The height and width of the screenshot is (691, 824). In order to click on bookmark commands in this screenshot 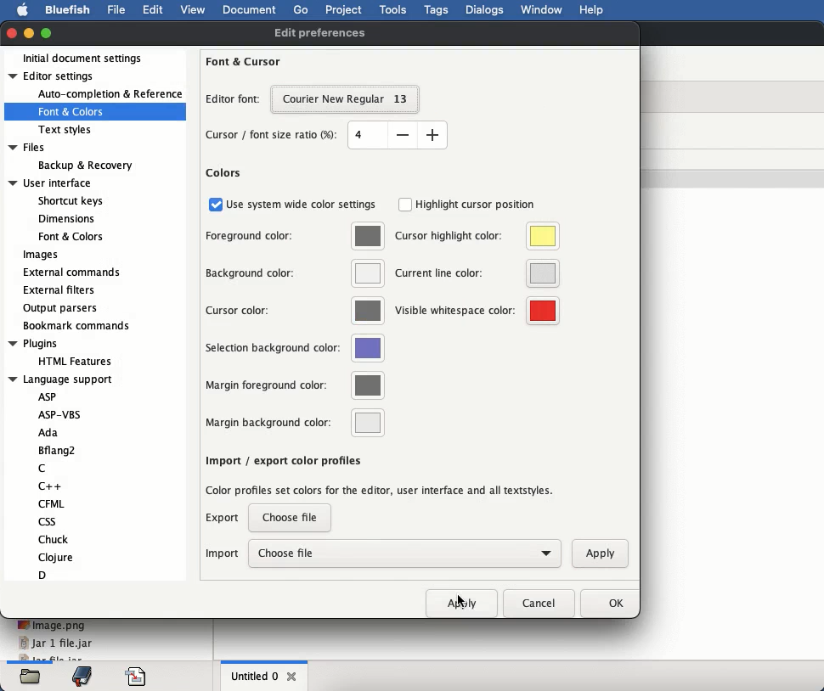, I will do `click(76, 326)`.